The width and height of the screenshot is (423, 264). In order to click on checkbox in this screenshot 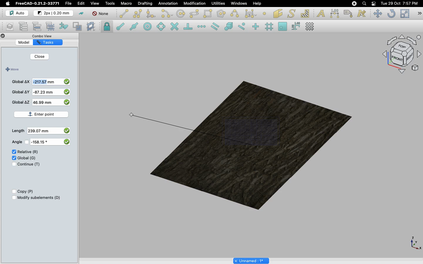, I will do `click(67, 81)`.